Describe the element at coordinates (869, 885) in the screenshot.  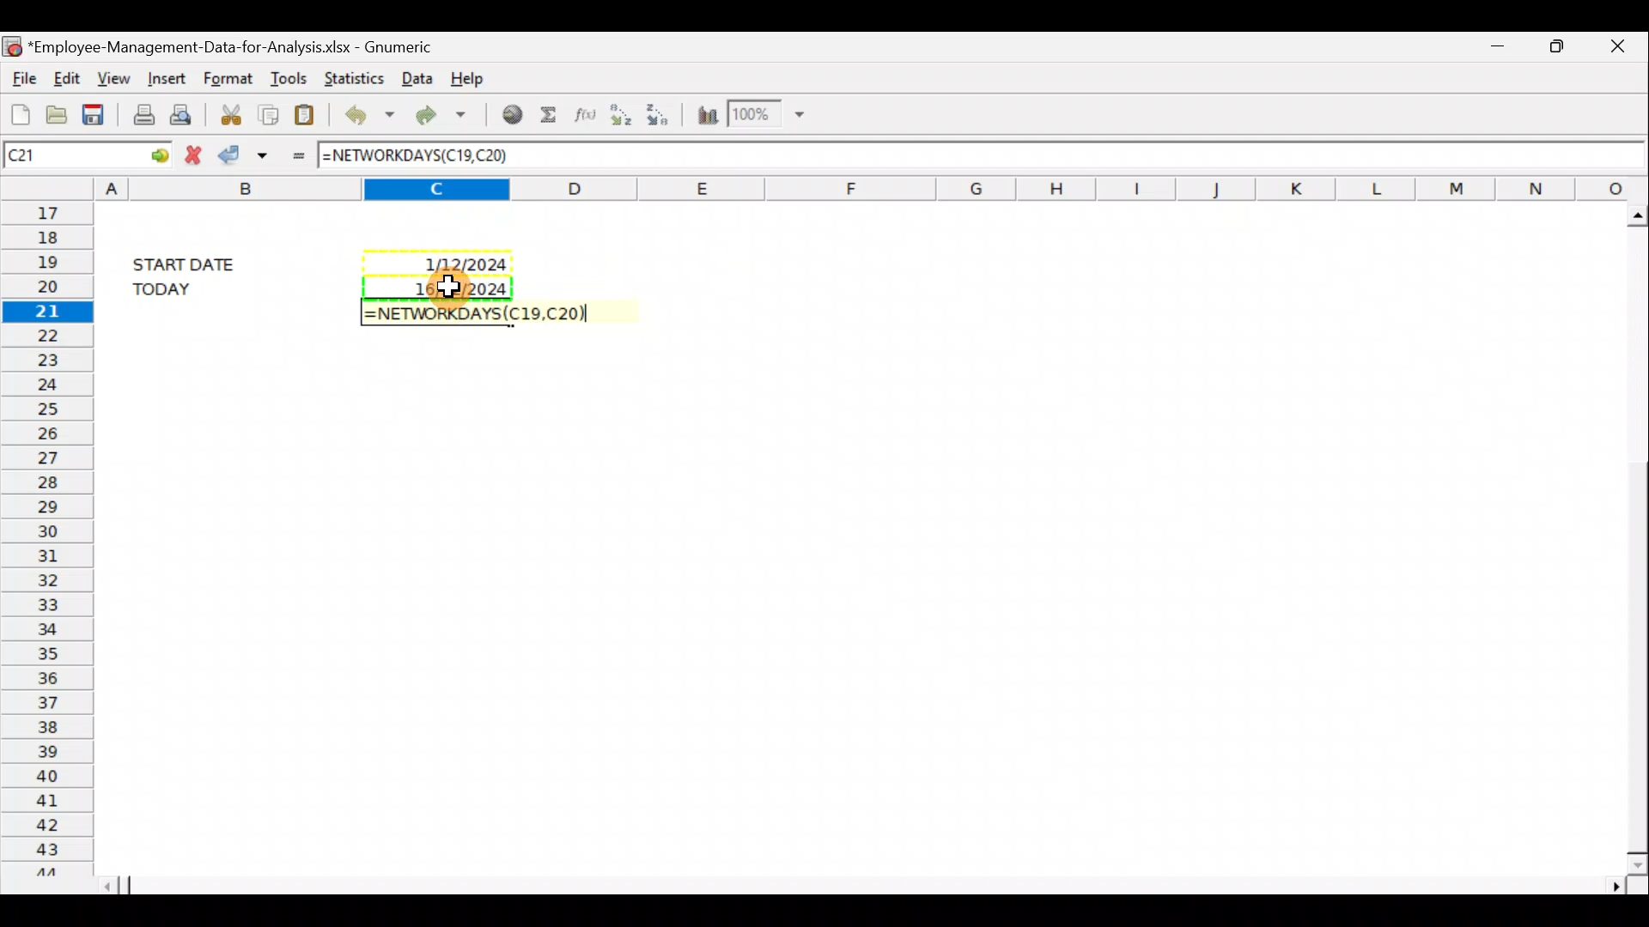
I see `Scroll bar` at that location.